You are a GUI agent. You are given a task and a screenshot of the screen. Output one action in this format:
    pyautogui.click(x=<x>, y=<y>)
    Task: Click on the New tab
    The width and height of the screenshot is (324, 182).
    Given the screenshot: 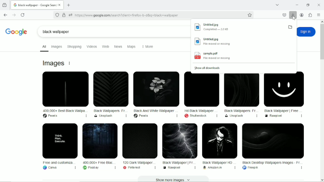 What is the action you would take?
    pyautogui.click(x=69, y=5)
    